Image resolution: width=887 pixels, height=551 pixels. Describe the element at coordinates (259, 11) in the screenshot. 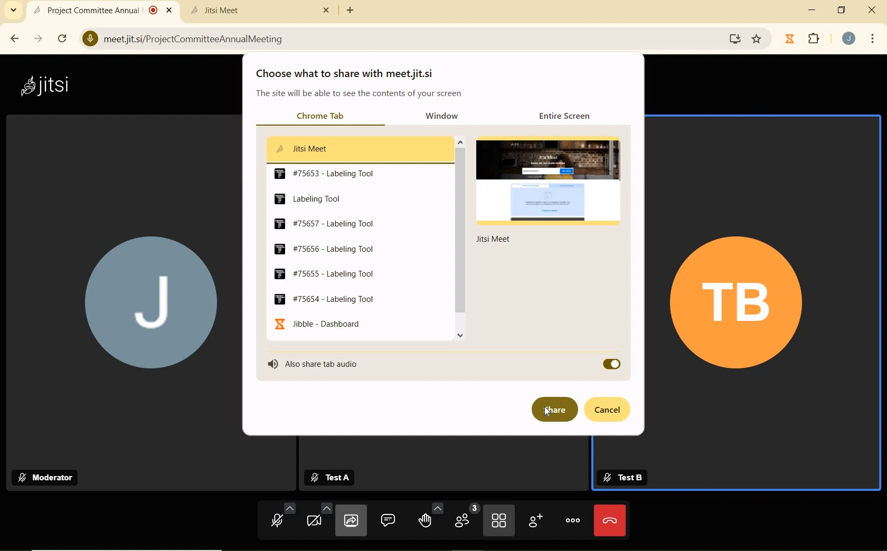

I see `Jitsi Meet` at that location.